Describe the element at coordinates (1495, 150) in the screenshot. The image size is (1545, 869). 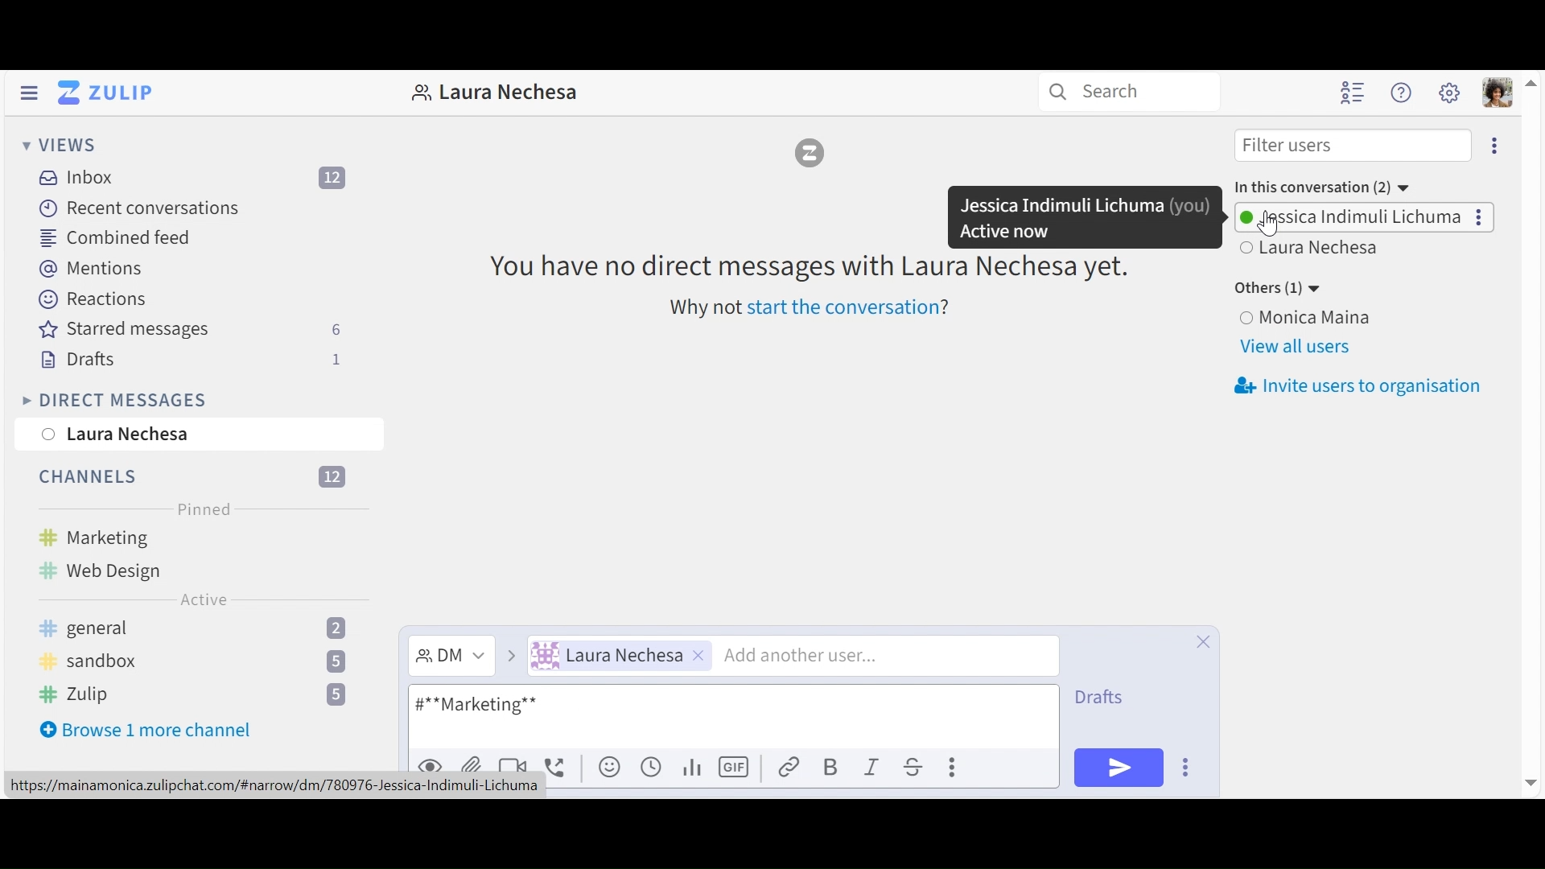
I see `more options` at that location.